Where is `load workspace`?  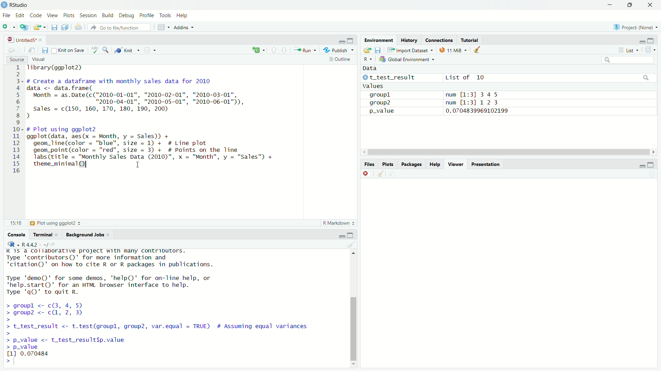 load workspace is located at coordinates (367, 50).